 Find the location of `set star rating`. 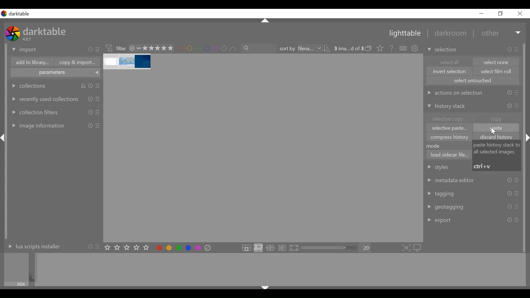

set star rating is located at coordinates (128, 248).